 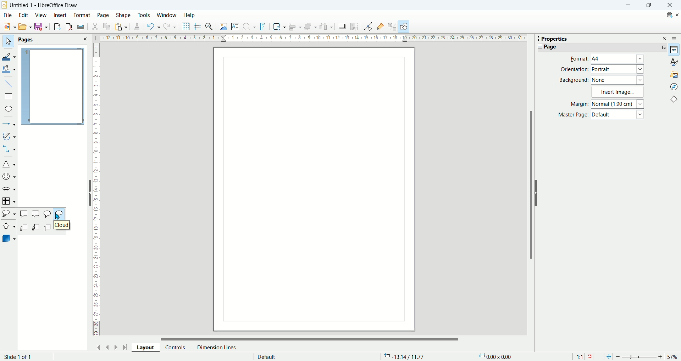 I want to click on tools, so click(x=144, y=15).